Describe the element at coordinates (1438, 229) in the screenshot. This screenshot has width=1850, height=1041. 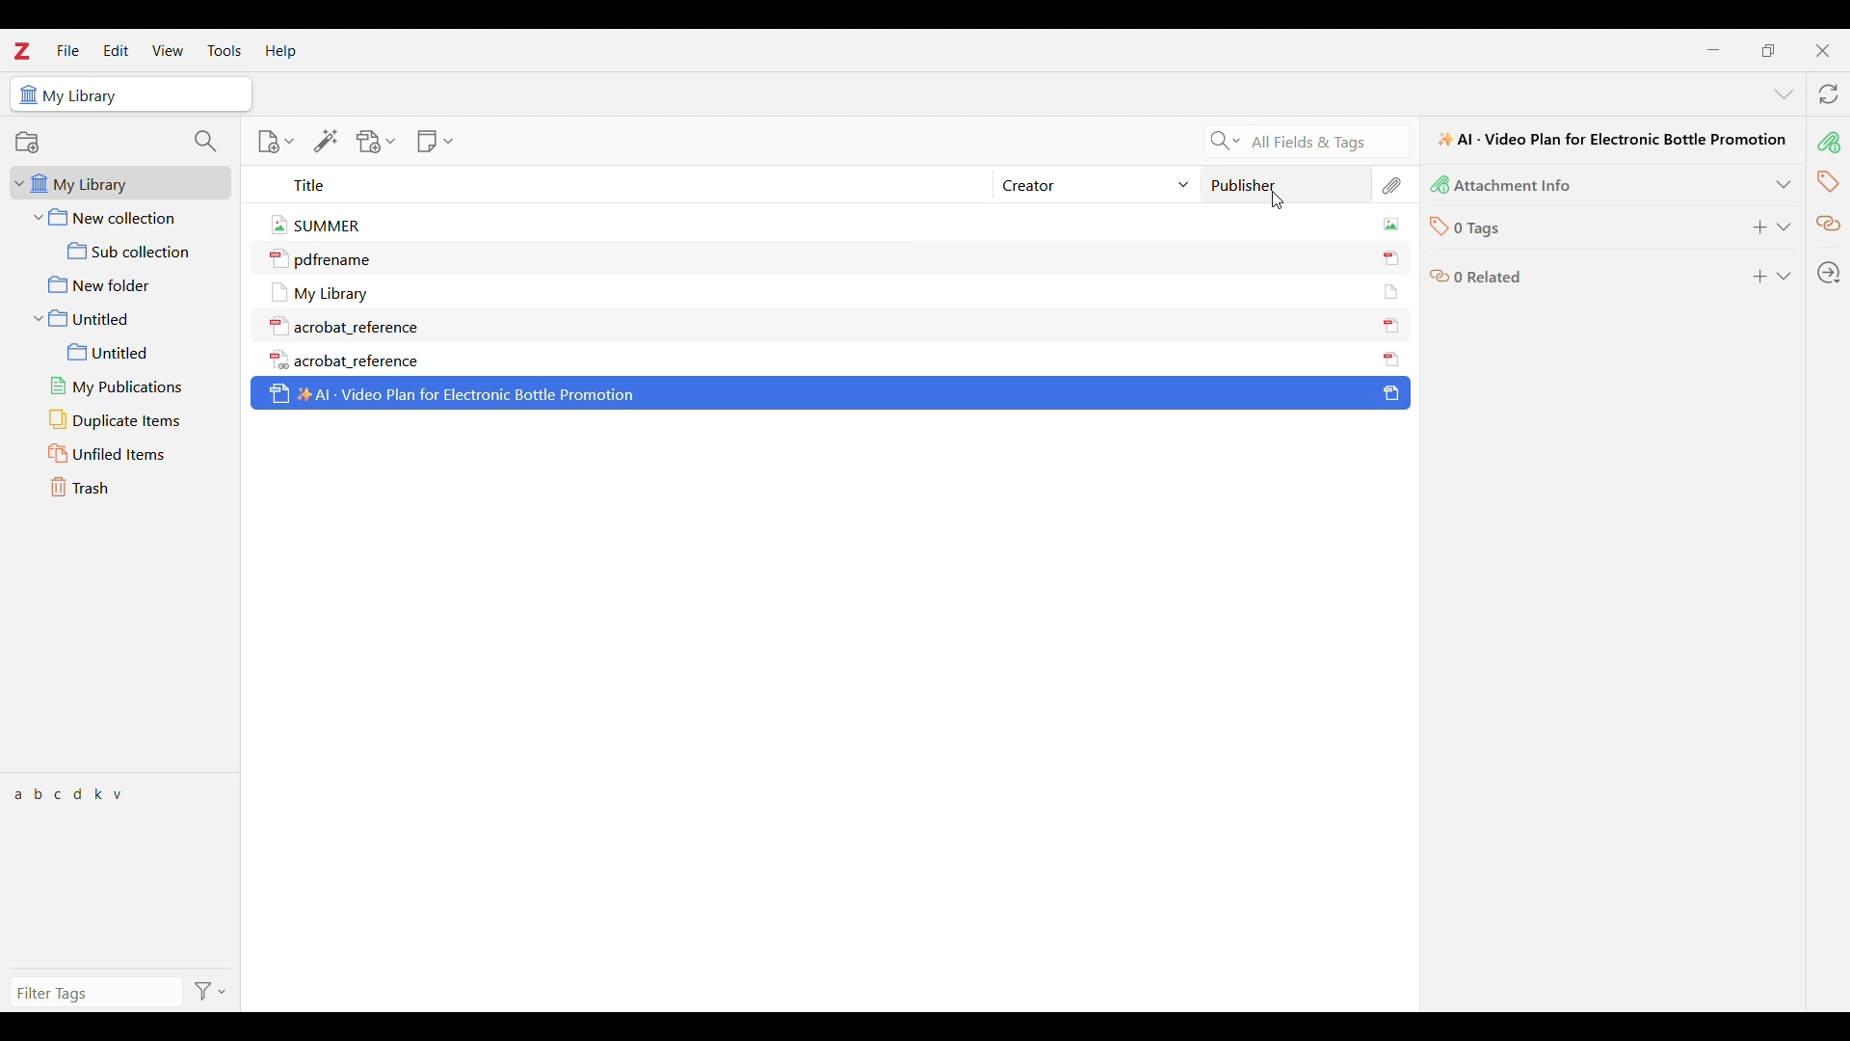
I see `icon` at that location.